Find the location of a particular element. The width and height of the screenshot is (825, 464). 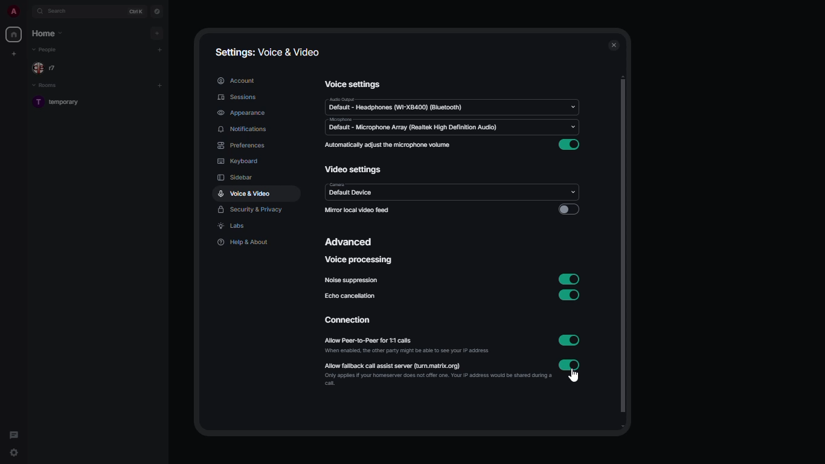

rooms is located at coordinates (50, 85).